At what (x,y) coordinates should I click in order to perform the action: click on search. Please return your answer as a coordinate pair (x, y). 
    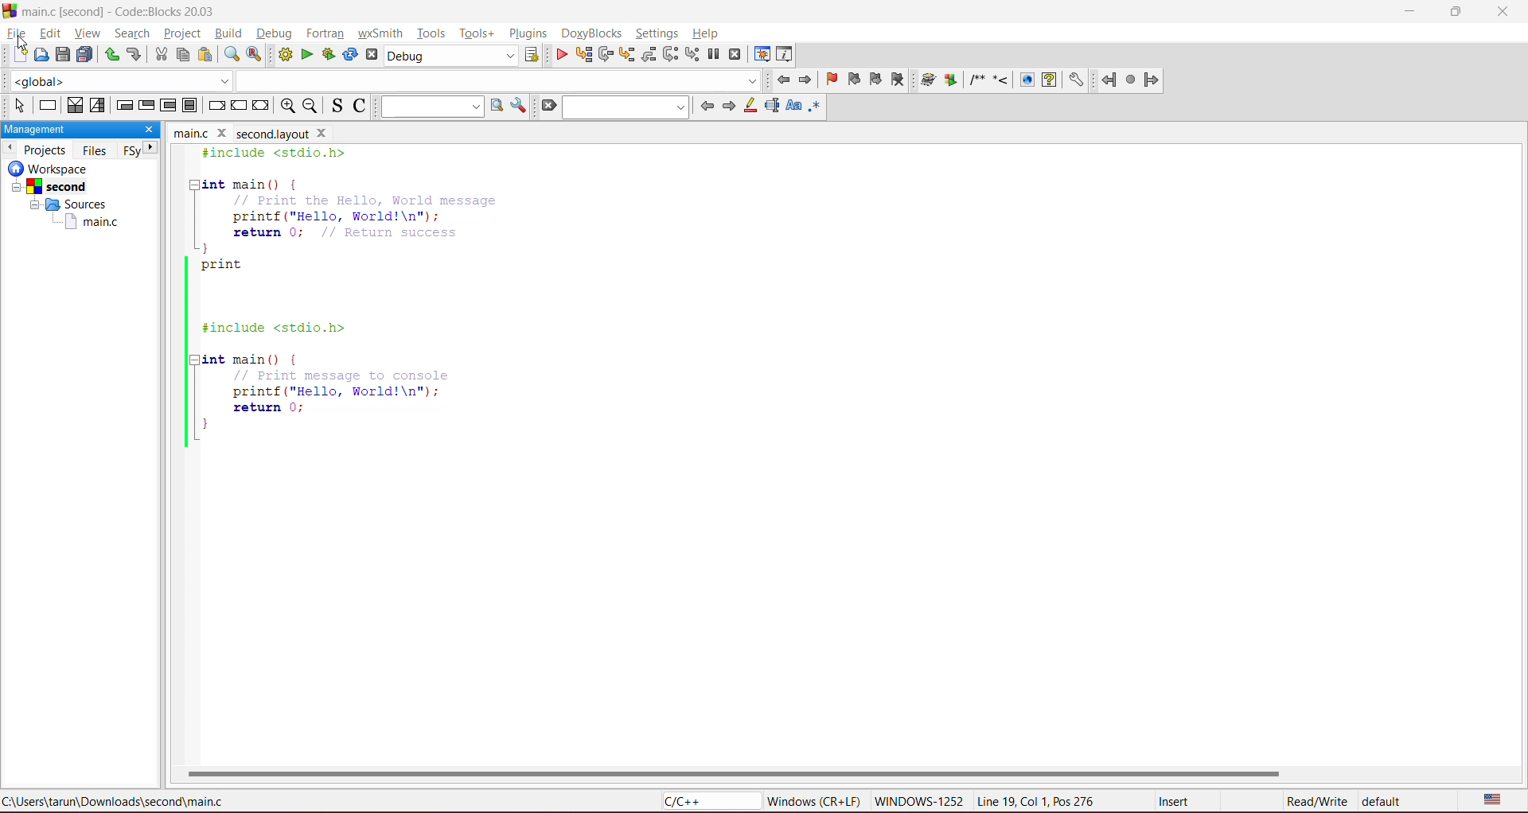
    Looking at the image, I should click on (624, 108).